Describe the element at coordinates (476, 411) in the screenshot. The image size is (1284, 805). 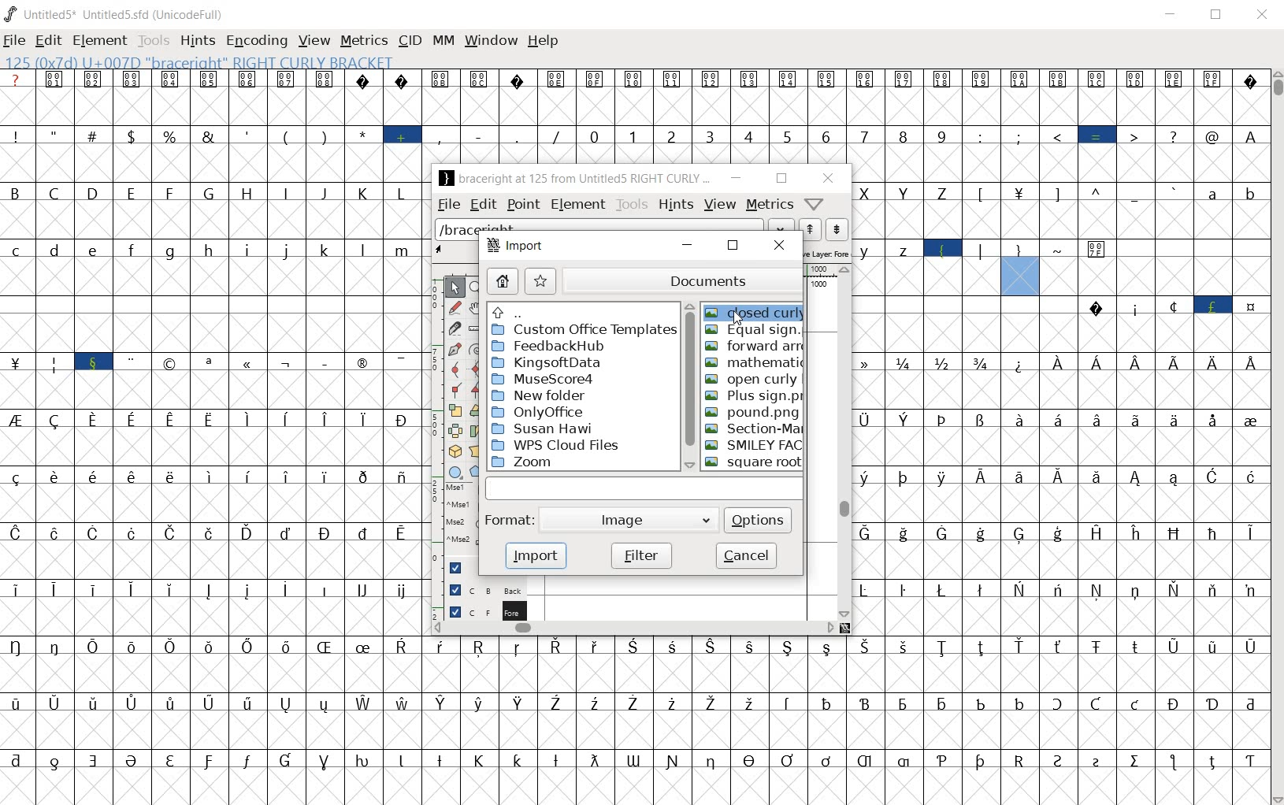
I see `flip the selection` at that location.